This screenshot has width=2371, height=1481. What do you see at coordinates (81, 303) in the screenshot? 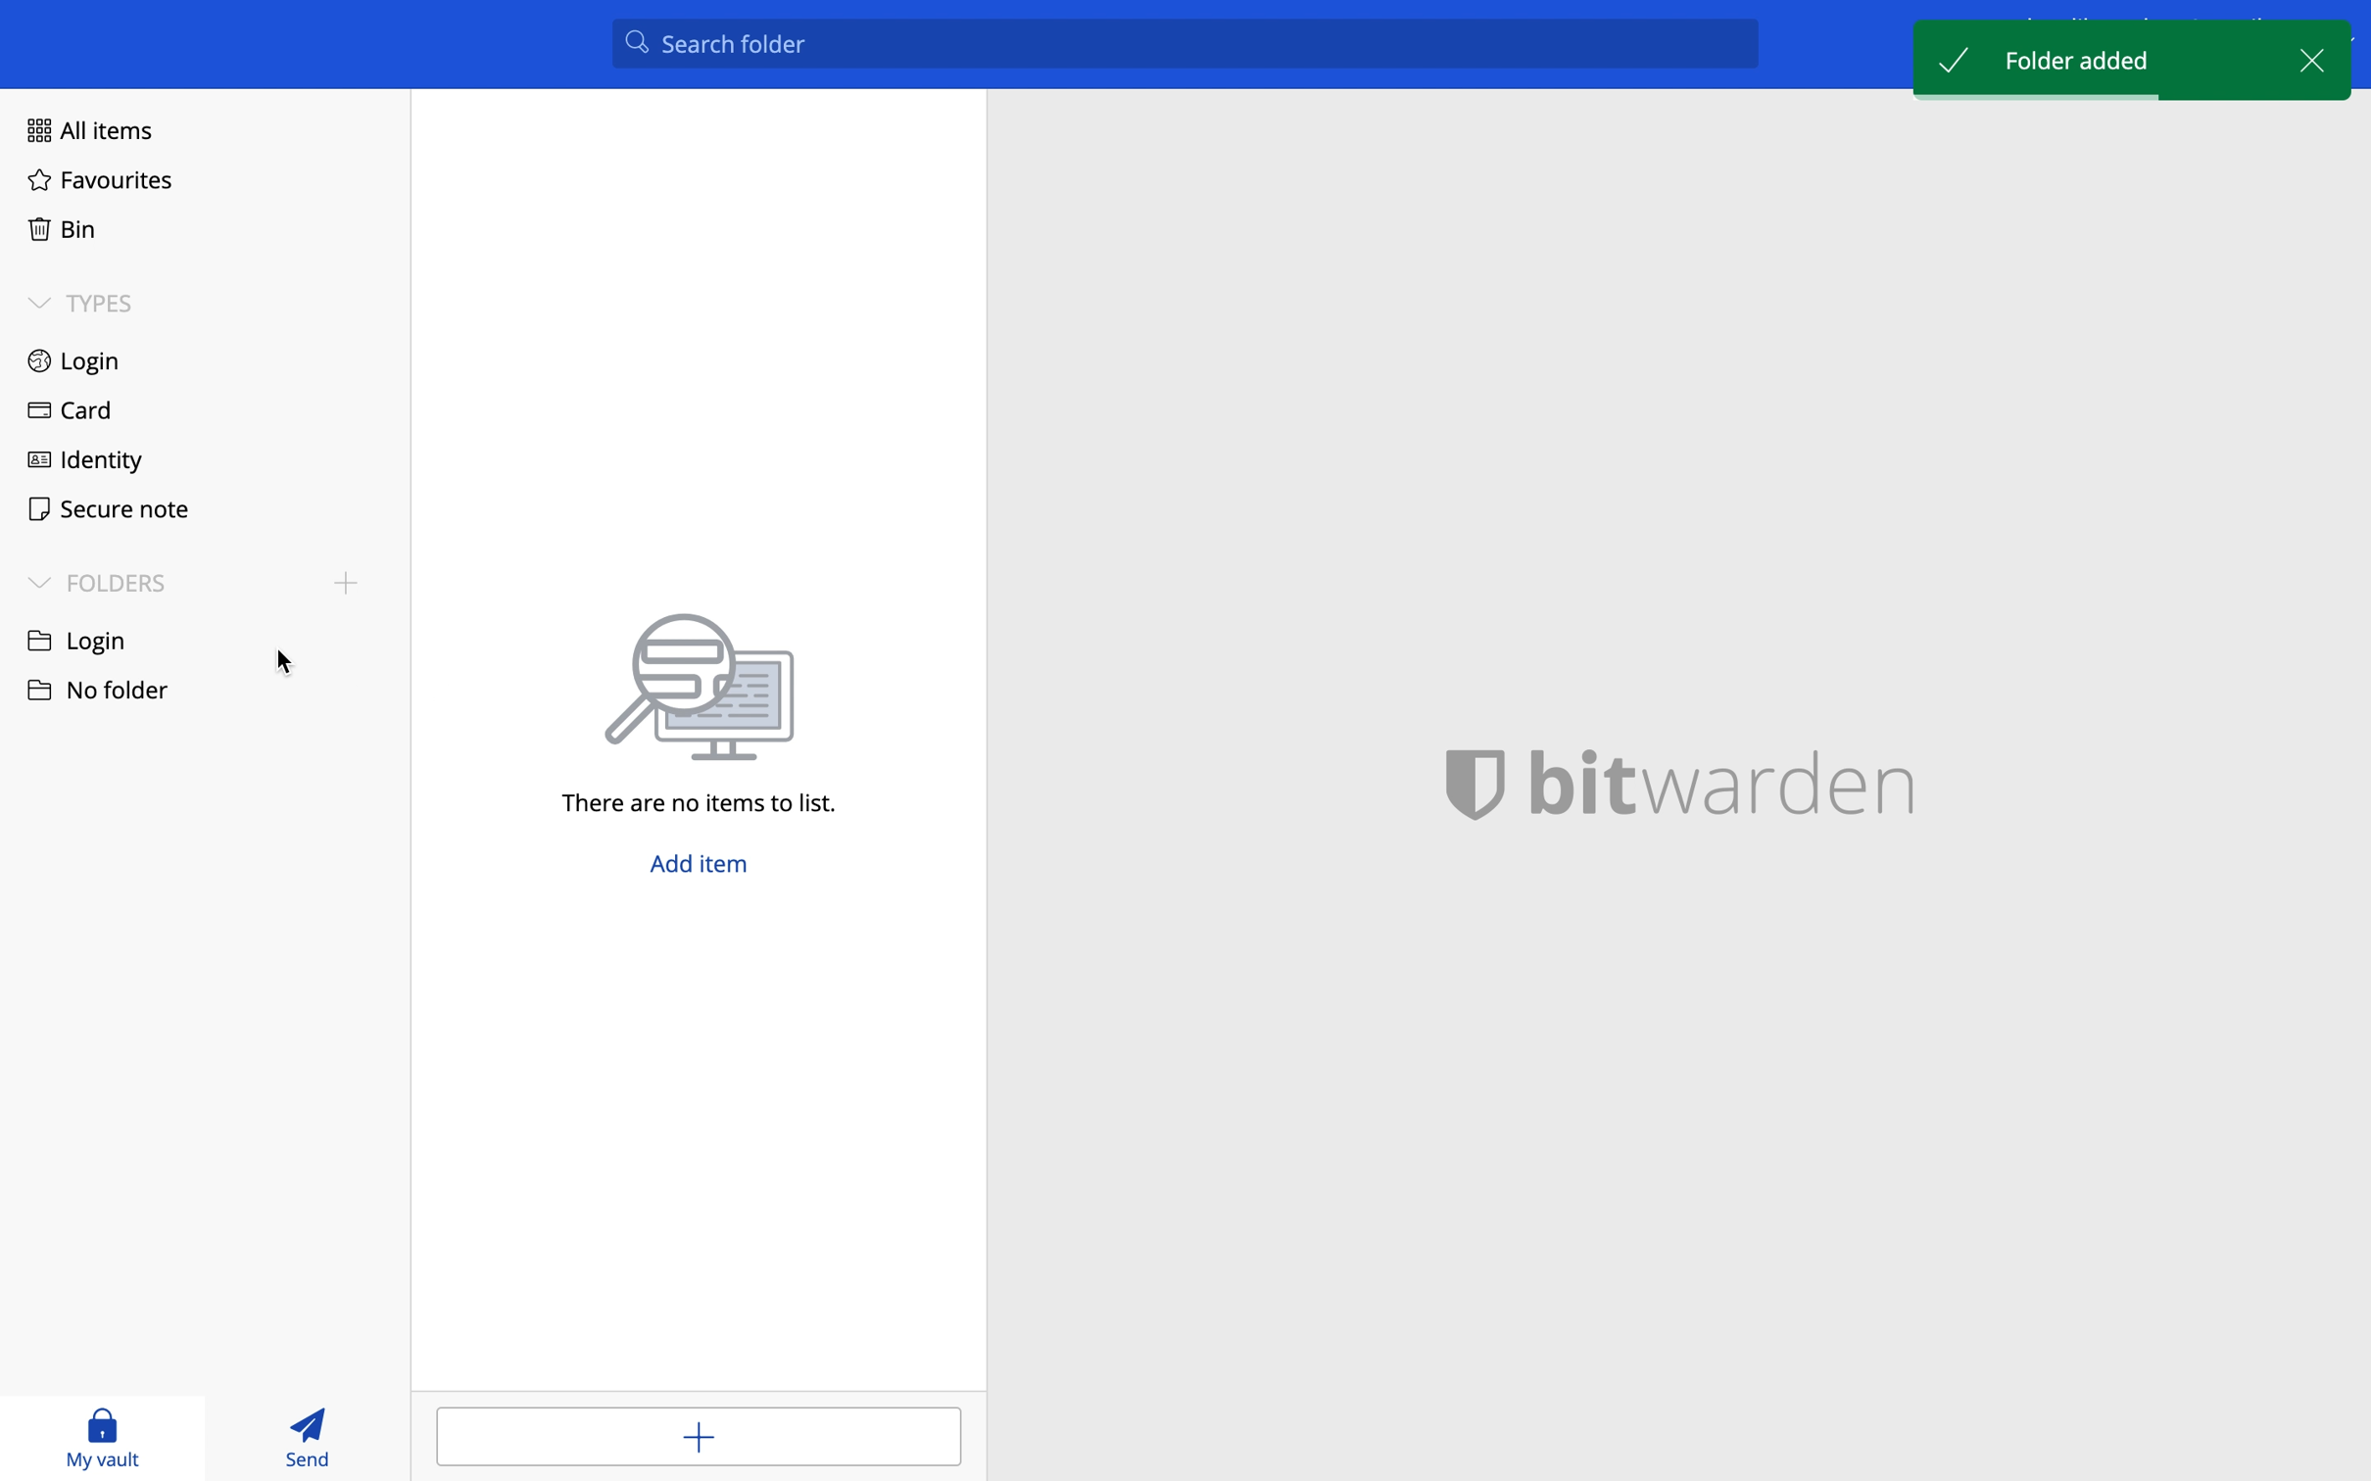
I see `types` at bounding box center [81, 303].